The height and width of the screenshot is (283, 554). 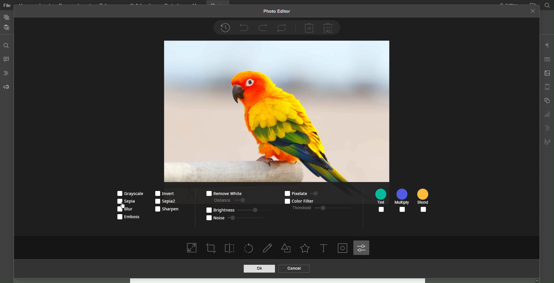 I want to click on Undo, so click(x=243, y=27).